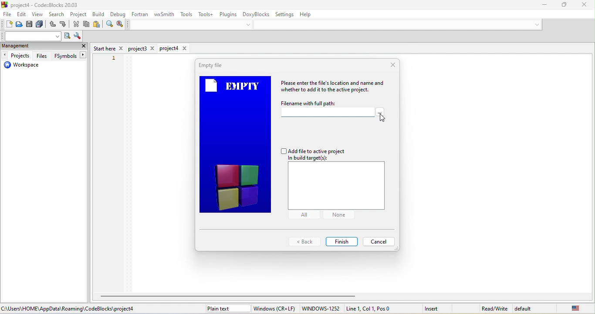  I want to click on none, so click(341, 216).